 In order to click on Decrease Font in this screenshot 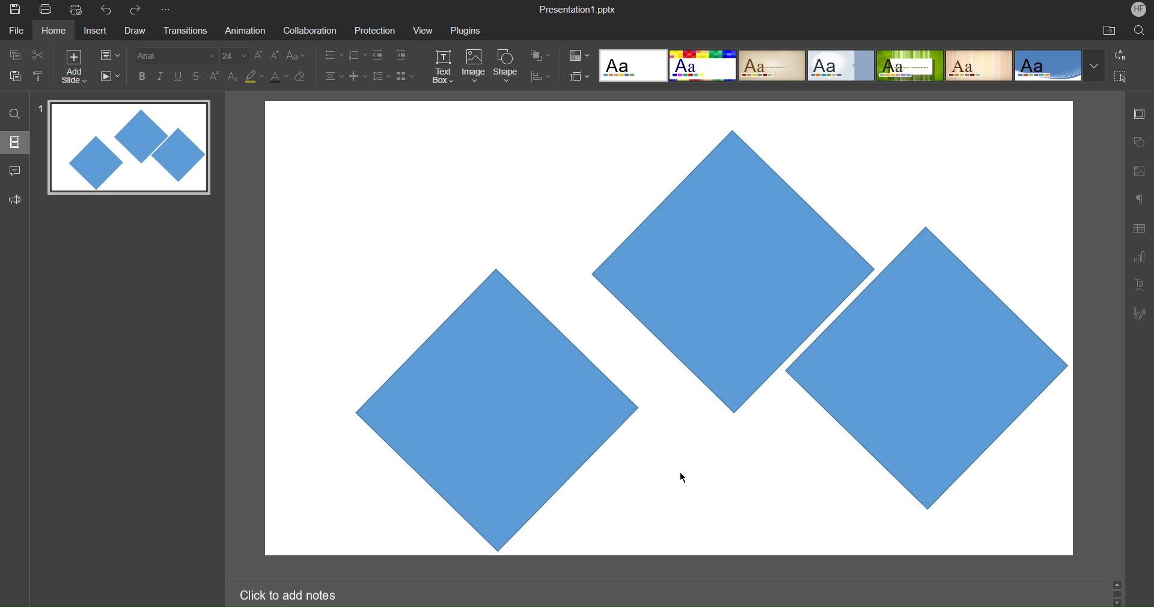, I will do `click(275, 55)`.